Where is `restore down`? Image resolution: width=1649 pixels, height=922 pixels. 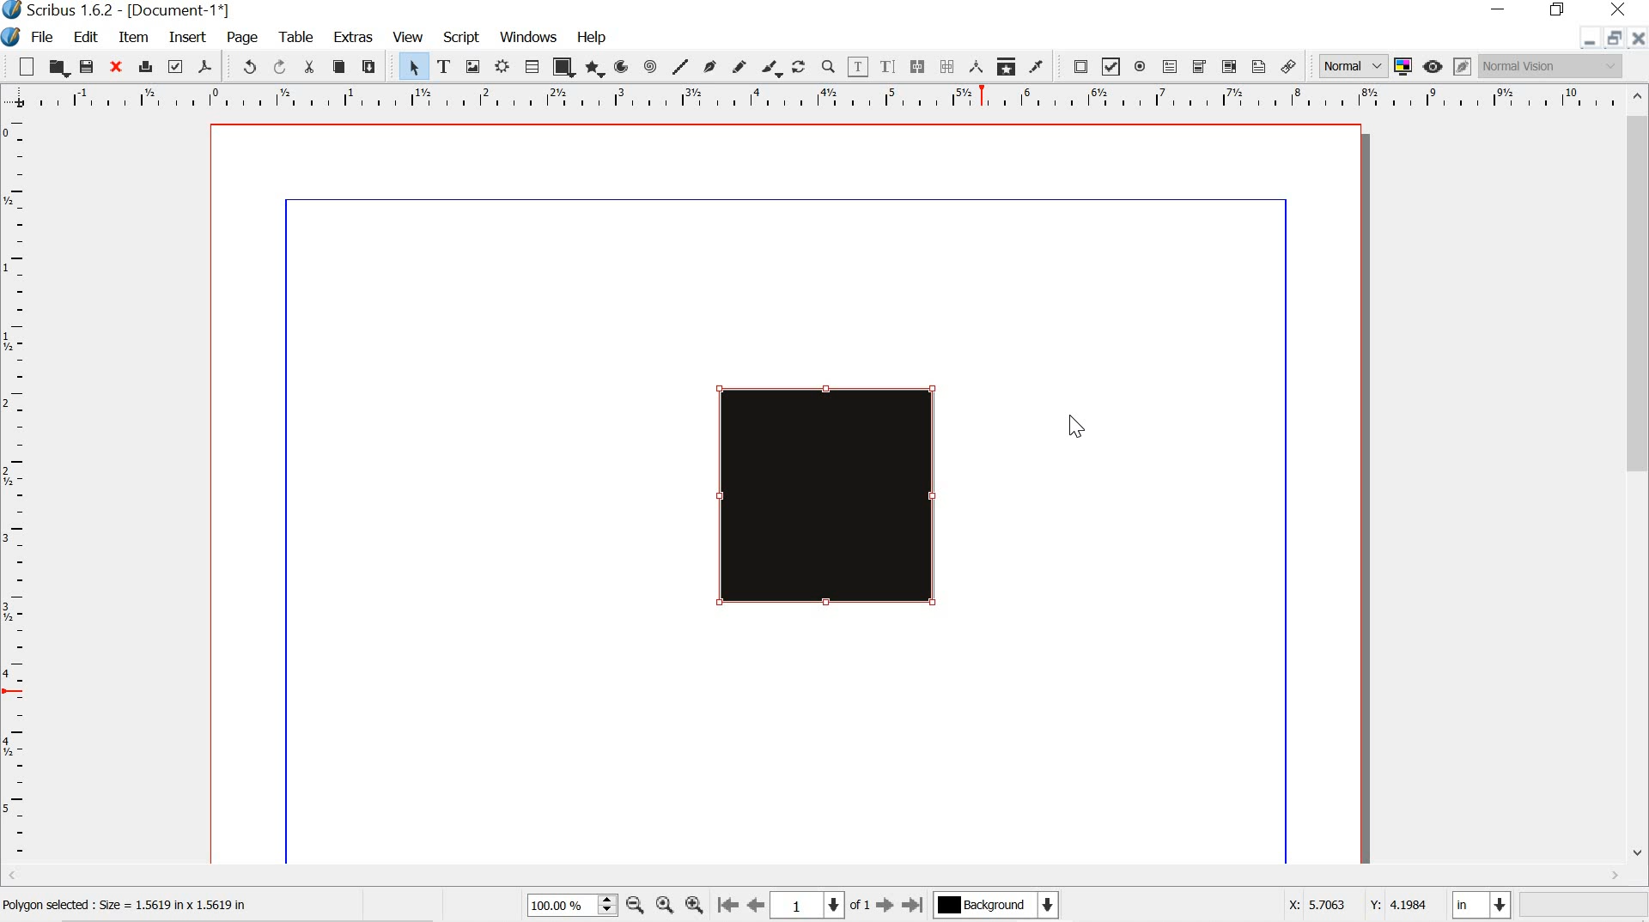 restore down is located at coordinates (1612, 38).